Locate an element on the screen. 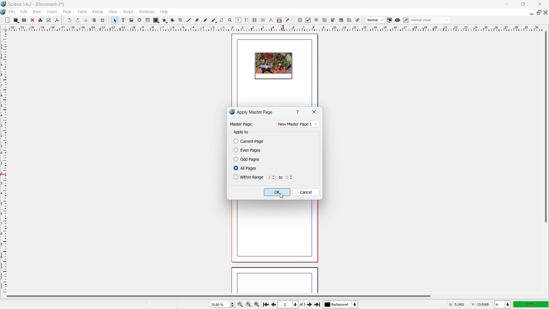 This screenshot has height=309, width=549. Master Page is located at coordinates (241, 124).